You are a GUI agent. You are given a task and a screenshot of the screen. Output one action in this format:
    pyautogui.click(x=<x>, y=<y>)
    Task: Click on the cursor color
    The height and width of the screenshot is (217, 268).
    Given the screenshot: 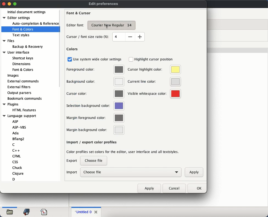 What is the action you would take?
    pyautogui.click(x=95, y=94)
    